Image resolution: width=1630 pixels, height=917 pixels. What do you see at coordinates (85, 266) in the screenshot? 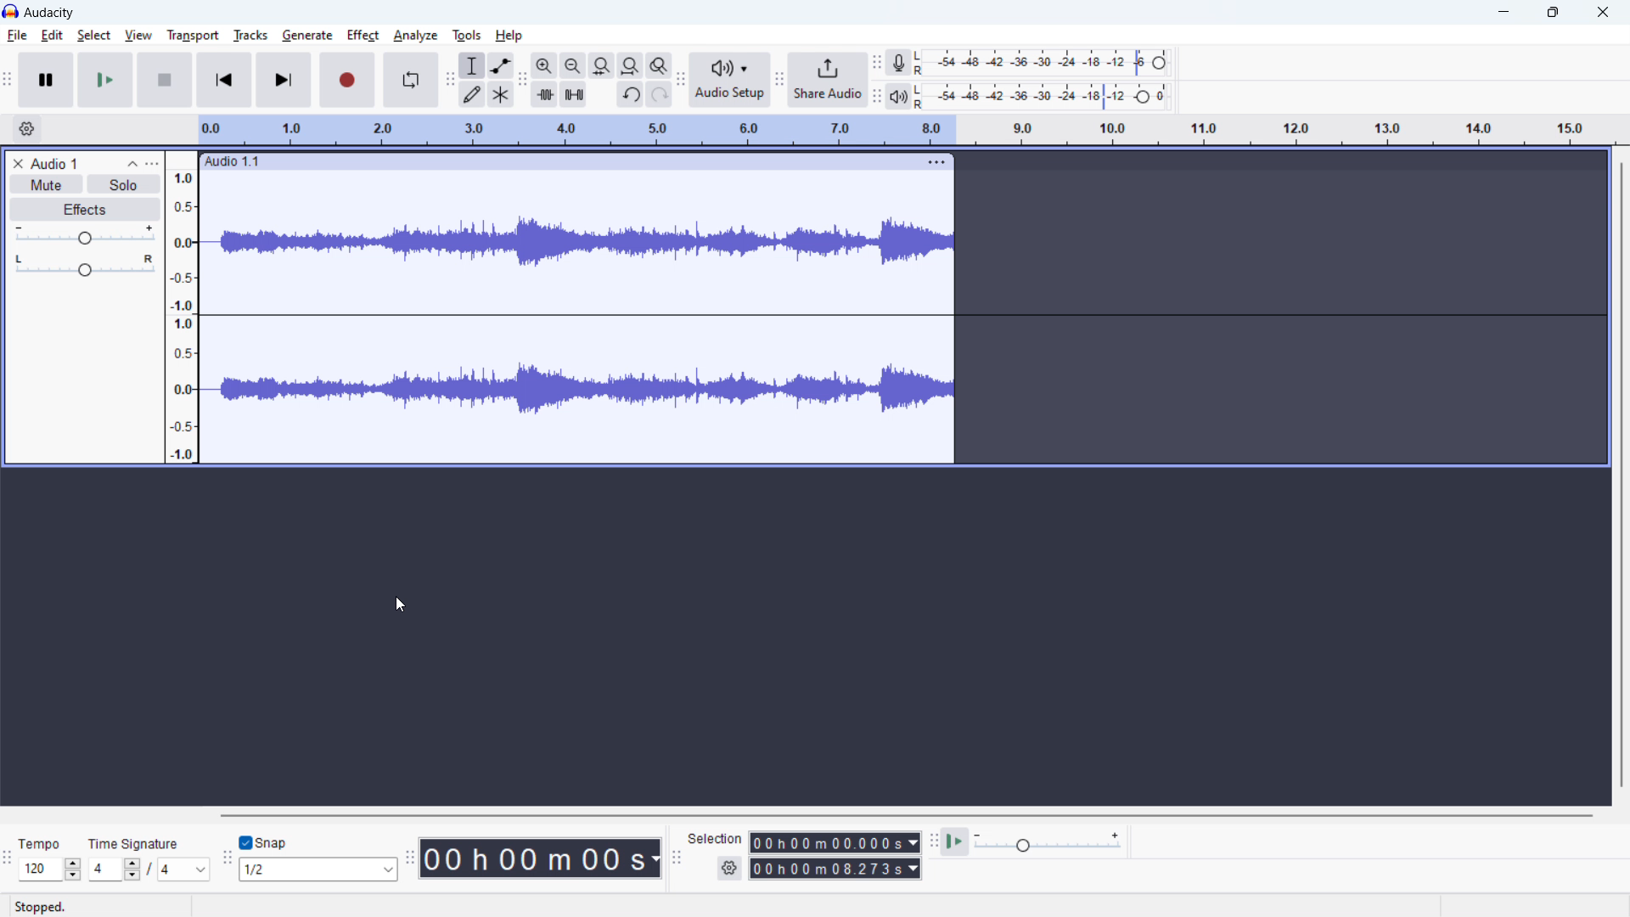
I see `pan` at bounding box center [85, 266].